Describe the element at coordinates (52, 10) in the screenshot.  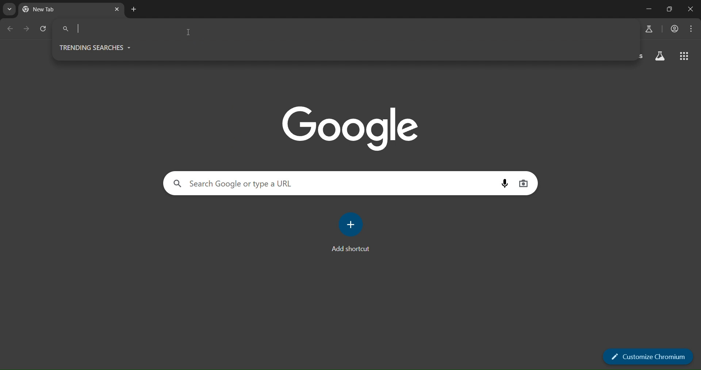
I see `current tab` at that location.